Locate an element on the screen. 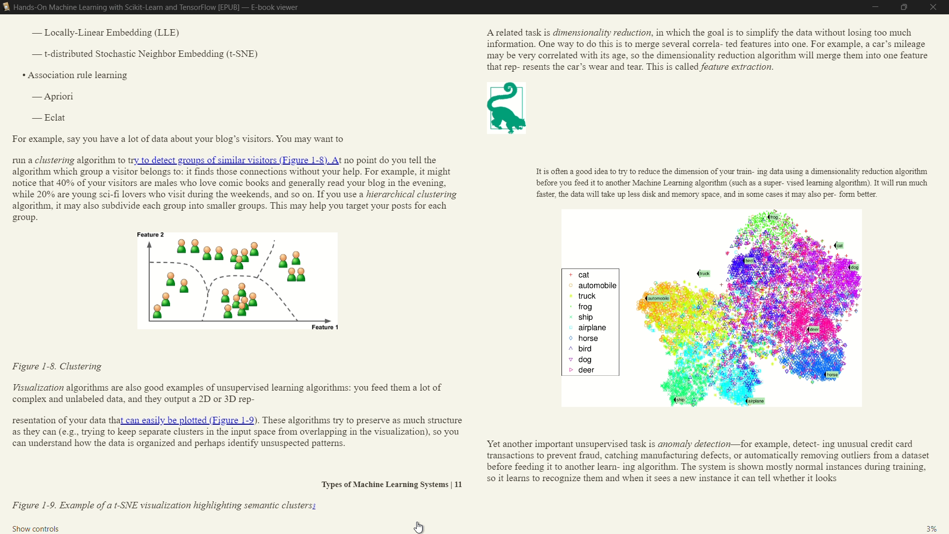 The height and width of the screenshot is (534, 949). book name is located at coordinates (127, 7).